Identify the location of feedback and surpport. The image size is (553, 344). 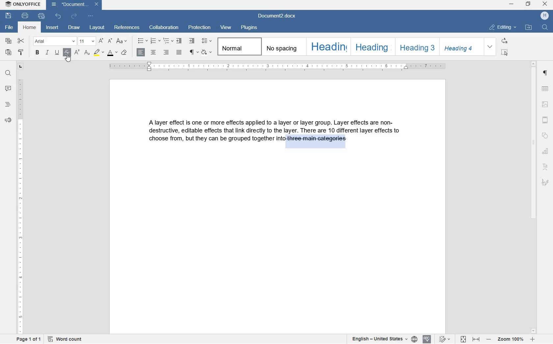
(8, 120).